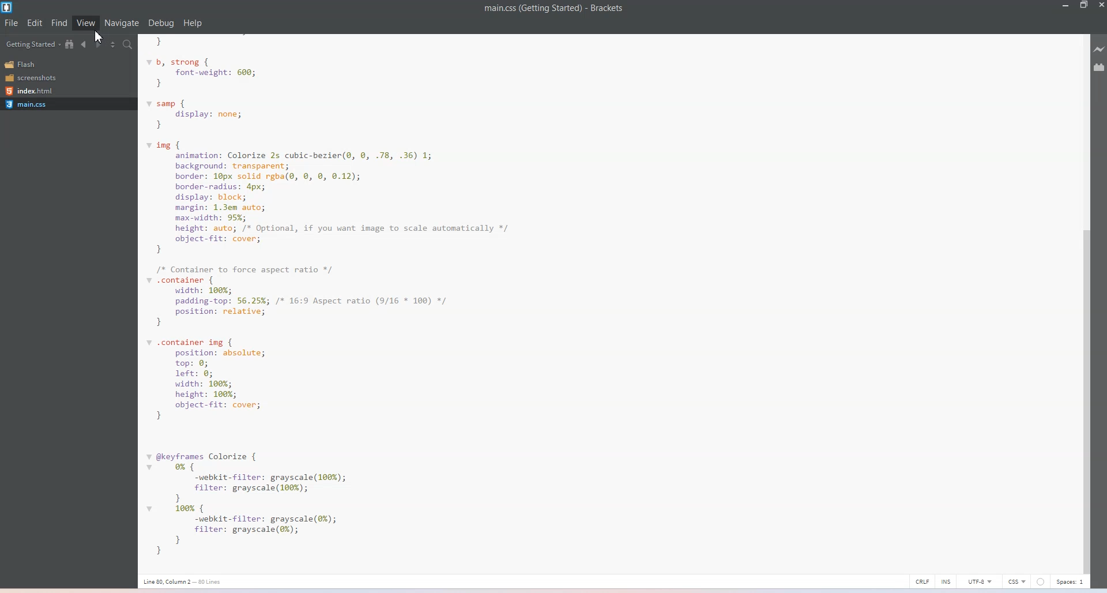 The width and height of the screenshot is (1107, 593). I want to click on Live Preview, so click(1100, 50).